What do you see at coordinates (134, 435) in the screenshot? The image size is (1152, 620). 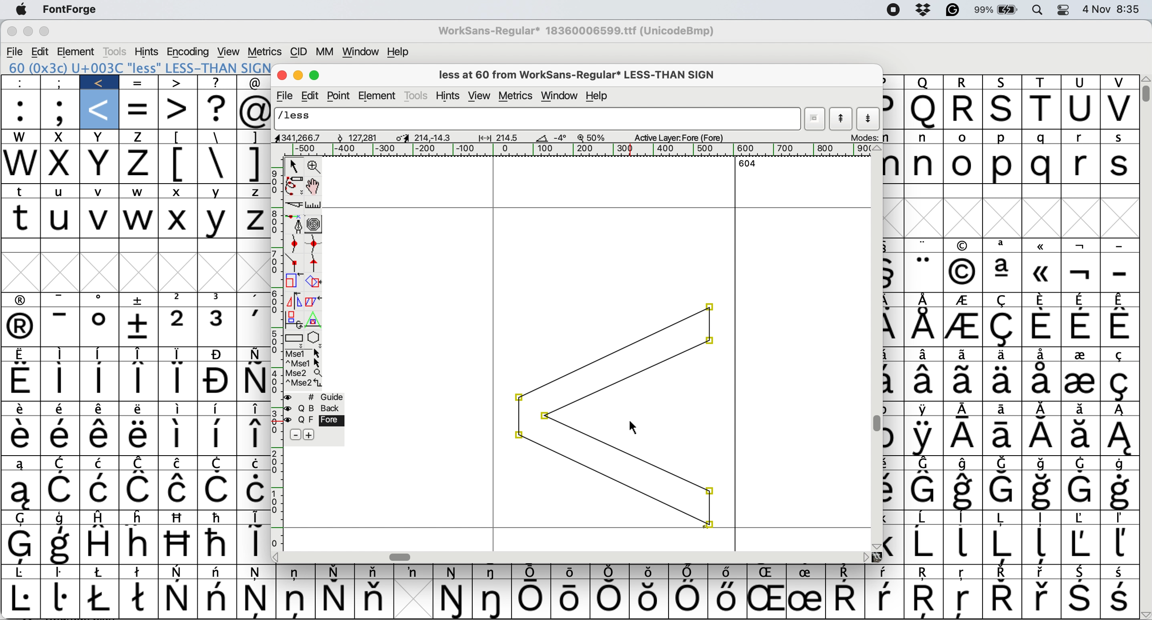 I see `Symbol` at bounding box center [134, 435].